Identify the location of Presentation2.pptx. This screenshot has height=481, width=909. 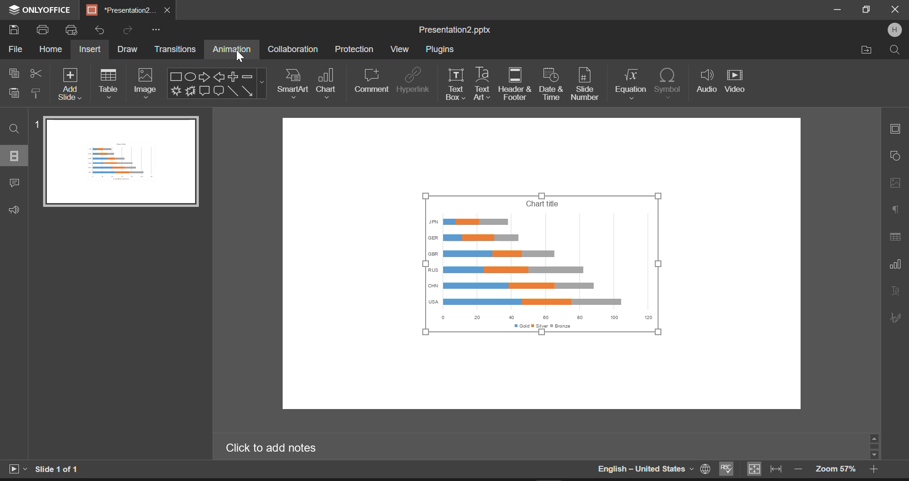
(458, 30).